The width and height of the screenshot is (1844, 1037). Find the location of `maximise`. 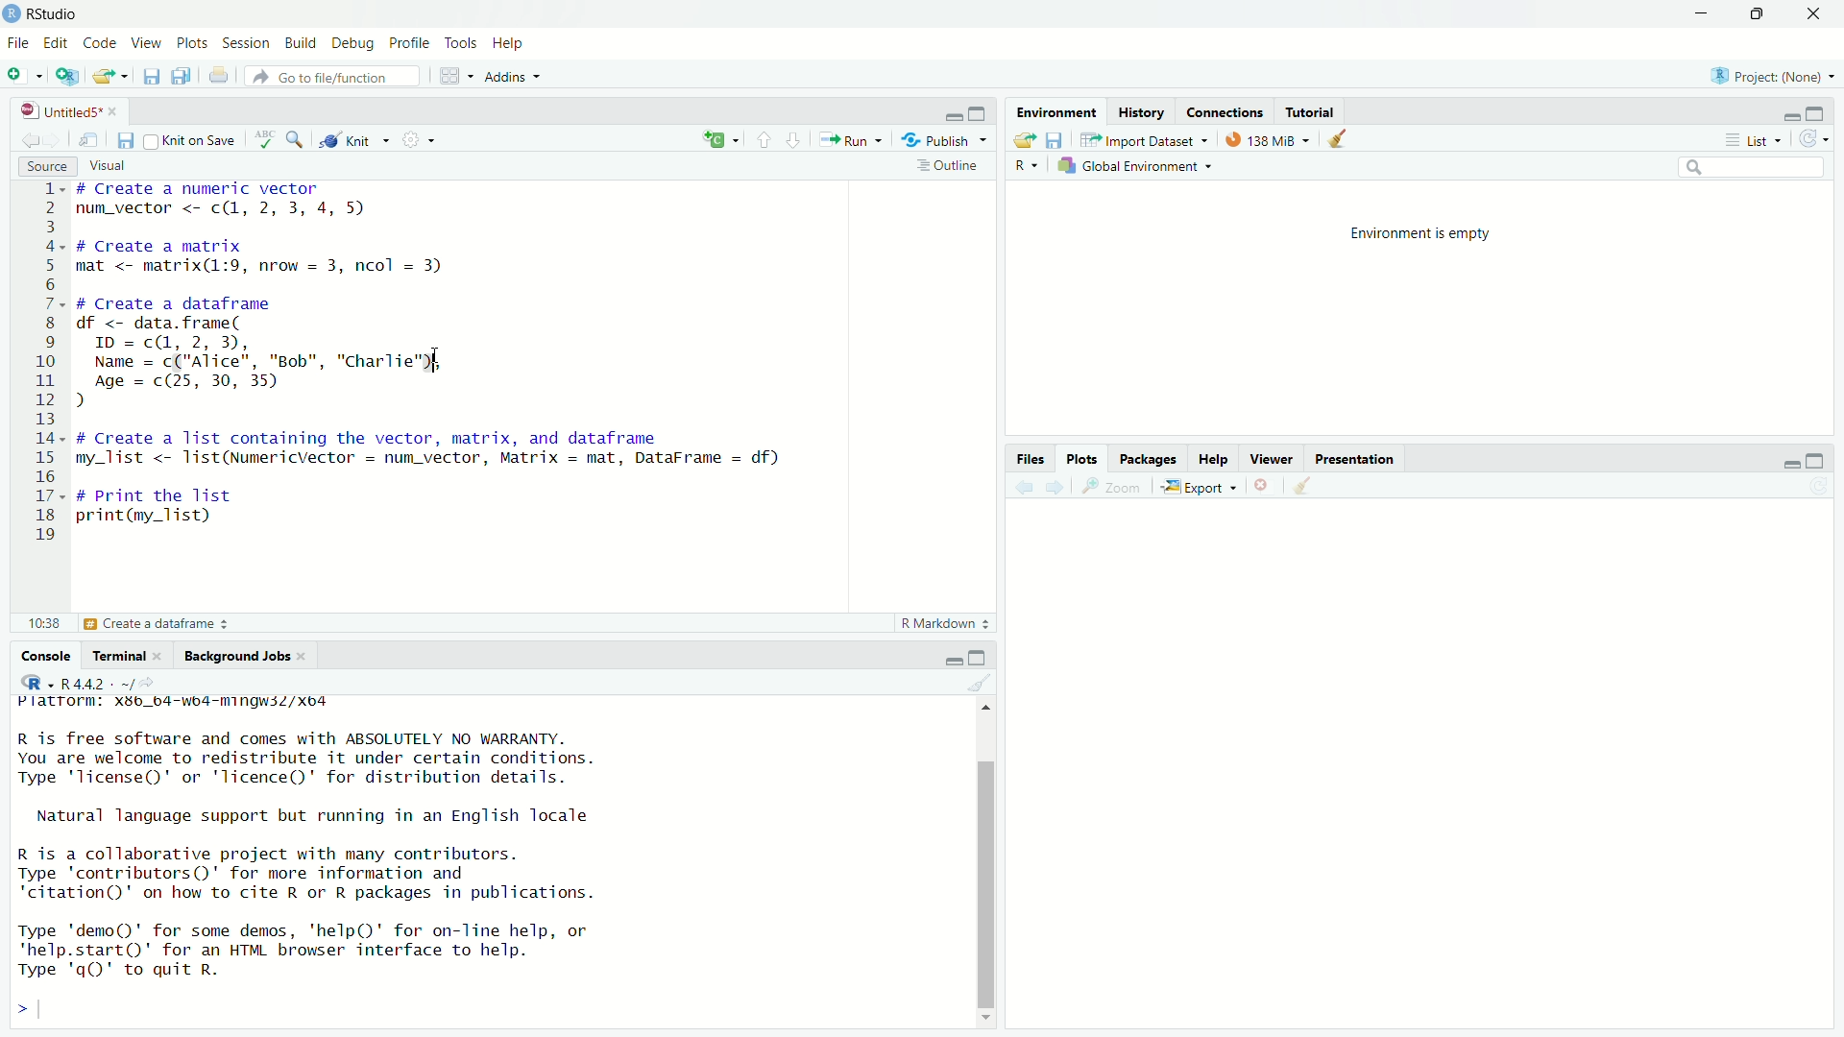

maximise is located at coordinates (1822, 457).